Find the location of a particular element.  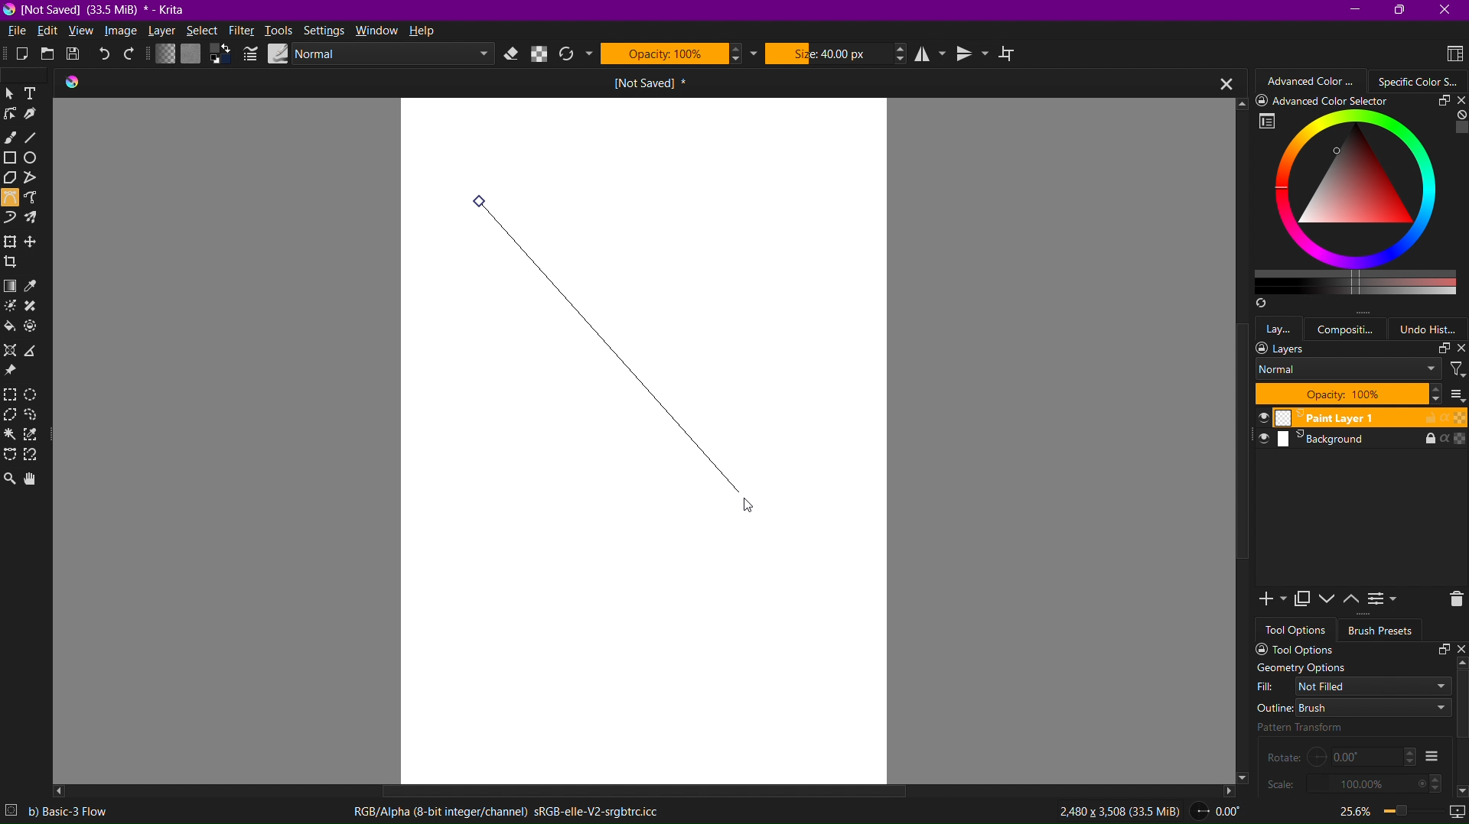

Options is located at coordinates (1432, 756).